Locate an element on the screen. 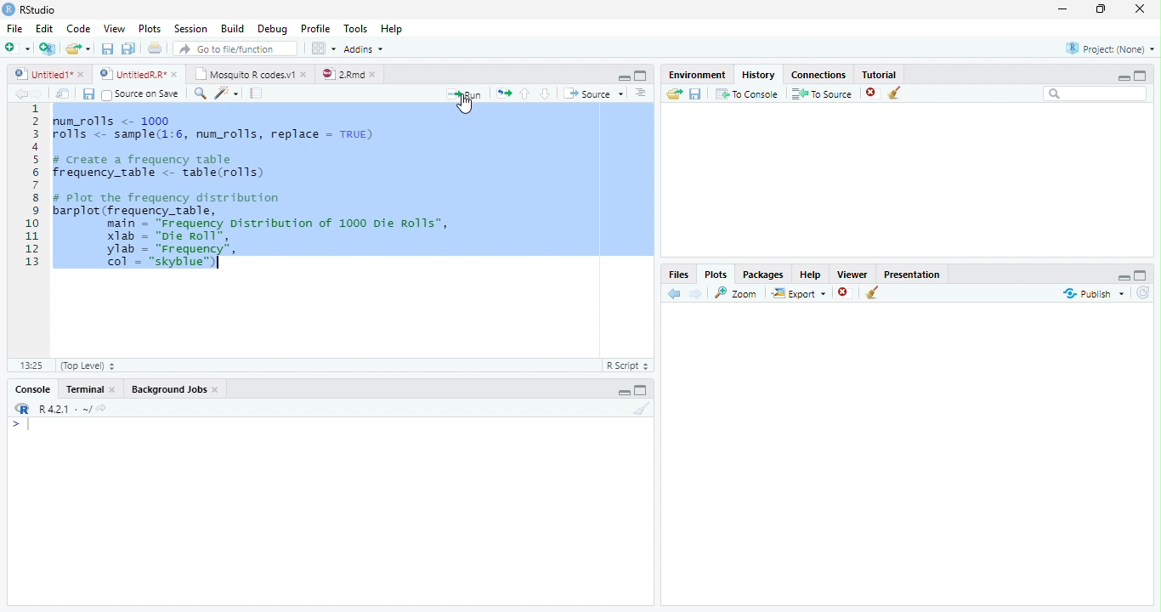  Edit is located at coordinates (45, 26).